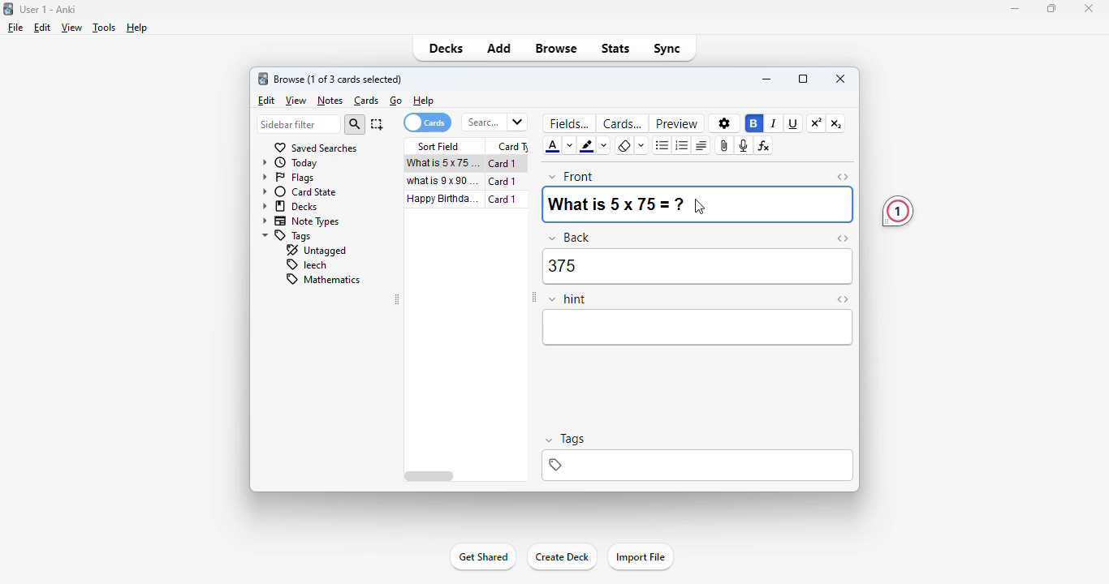 The image size is (1109, 584). Describe the element at coordinates (570, 147) in the screenshot. I see `change color` at that location.